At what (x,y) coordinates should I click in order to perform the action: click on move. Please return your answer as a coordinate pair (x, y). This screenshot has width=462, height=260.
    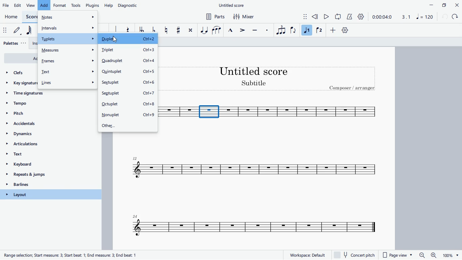
    Looking at the image, I should click on (301, 16).